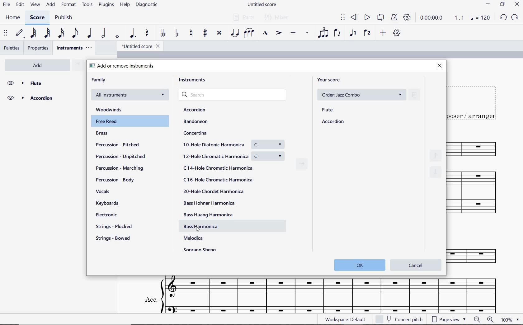 The width and height of the screenshot is (523, 325). I want to click on strings - bowel, so click(114, 239).